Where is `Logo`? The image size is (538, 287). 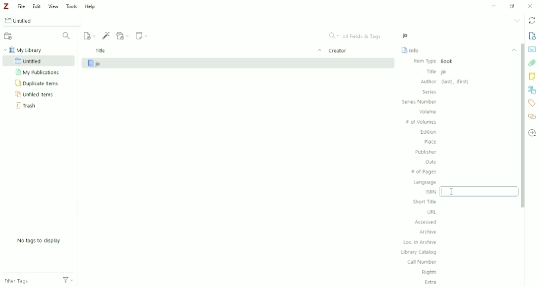
Logo is located at coordinates (6, 6).